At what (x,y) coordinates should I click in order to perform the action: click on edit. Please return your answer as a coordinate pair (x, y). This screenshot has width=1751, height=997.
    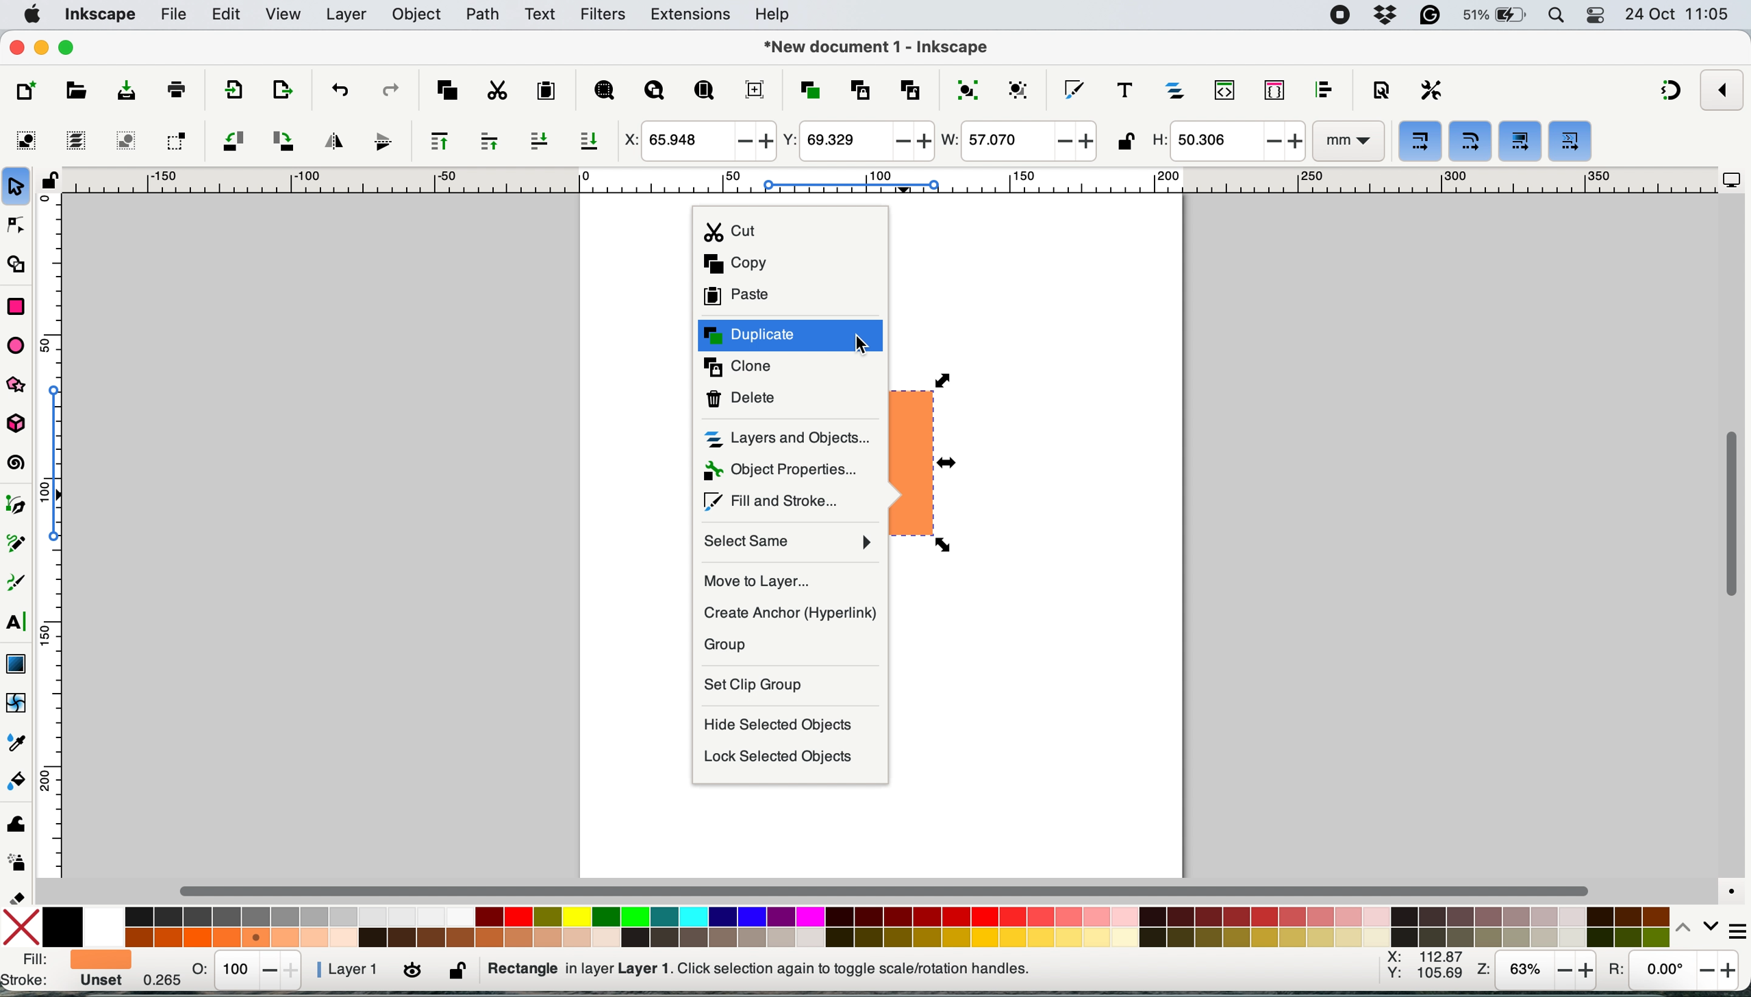
    Looking at the image, I should click on (228, 16).